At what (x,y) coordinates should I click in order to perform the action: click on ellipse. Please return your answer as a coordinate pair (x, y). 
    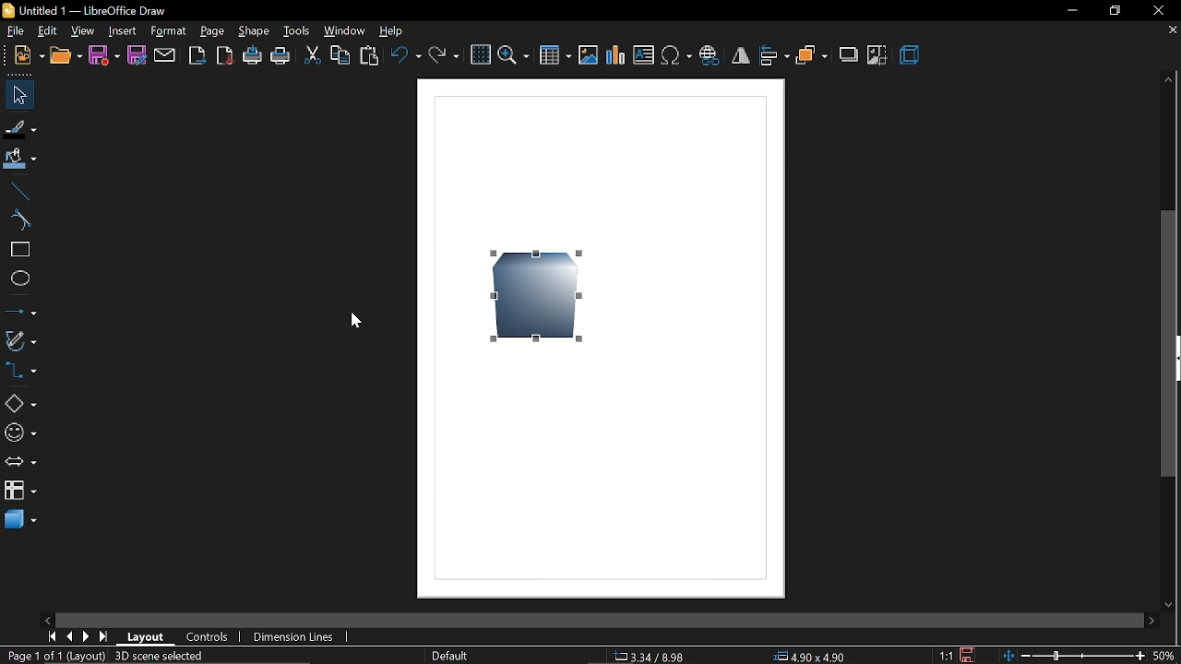
    Looking at the image, I should click on (21, 280).